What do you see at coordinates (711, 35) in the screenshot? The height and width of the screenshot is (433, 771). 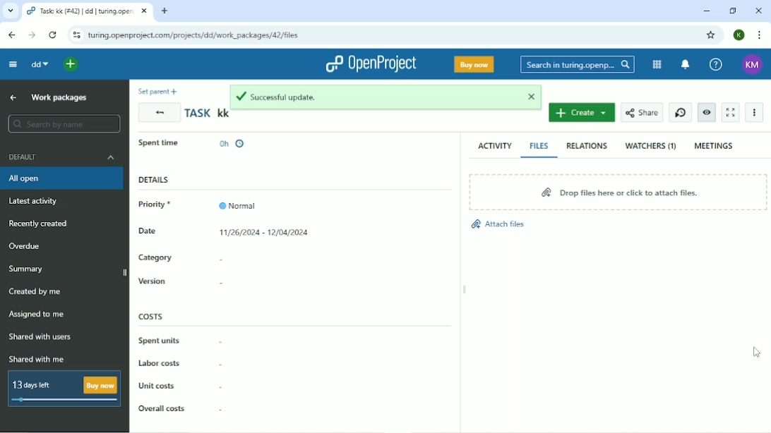 I see `Bookmark this tab` at bounding box center [711, 35].